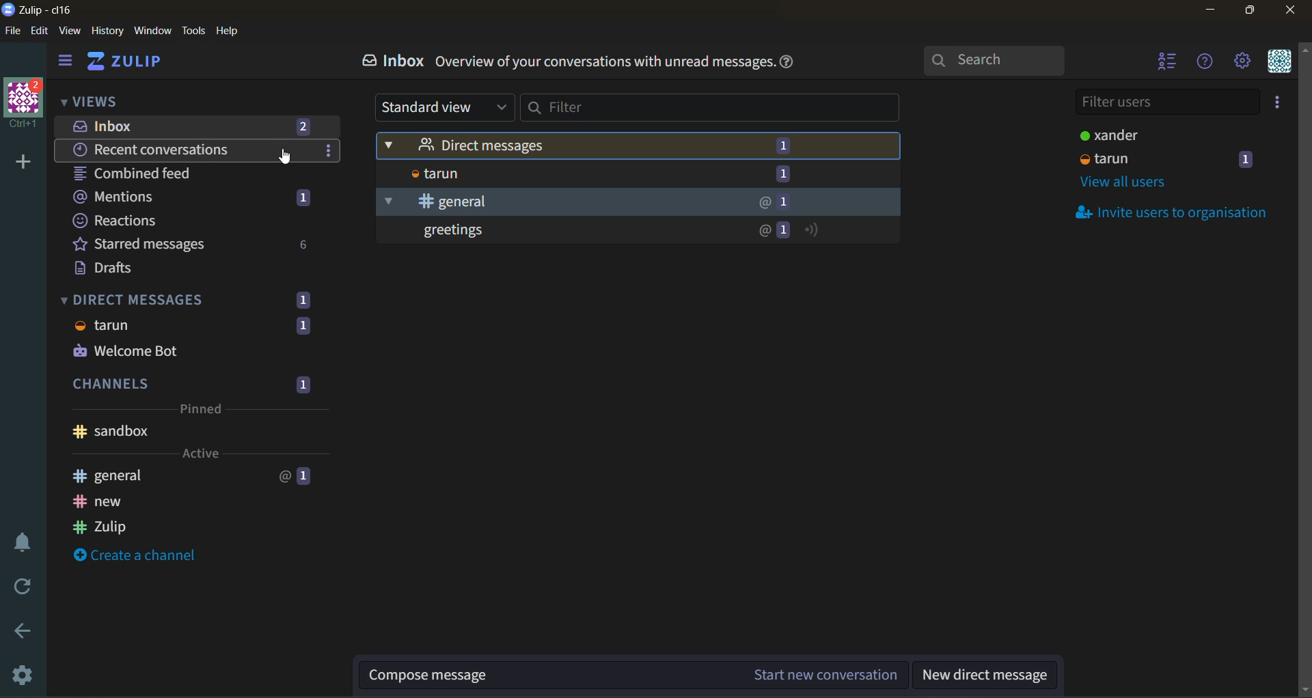 The height and width of the screenshot is (698, 1312). What do you see at coordinates (193, 243) in the screenshot?
I see `starred messages` at bounding box center [193, 243].